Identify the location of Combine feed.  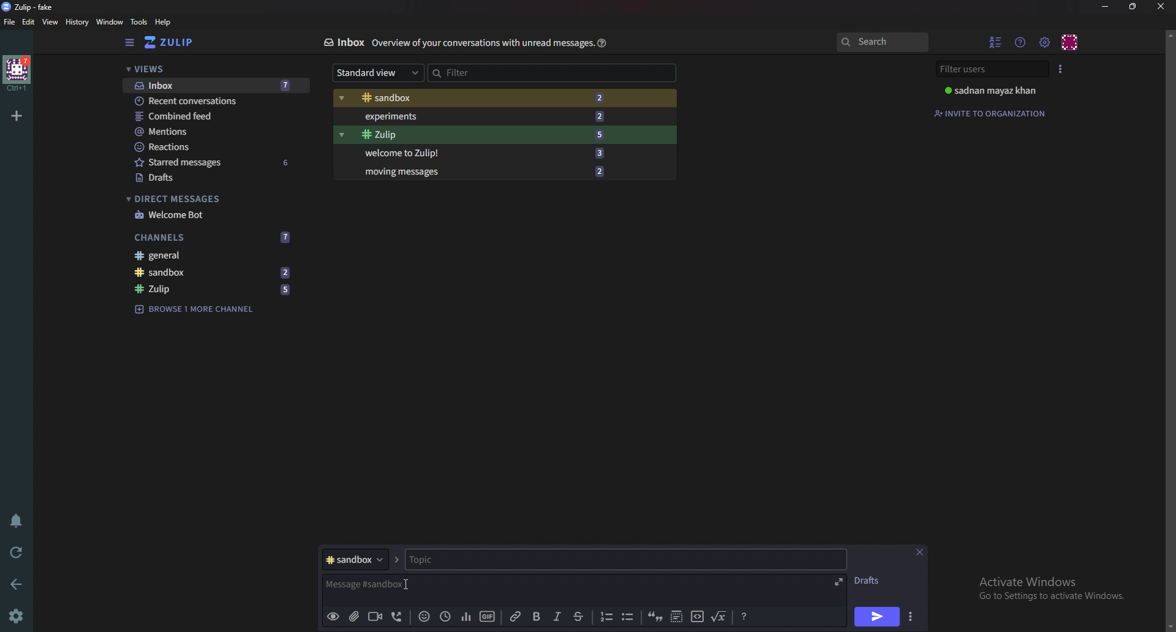
(217, 116).